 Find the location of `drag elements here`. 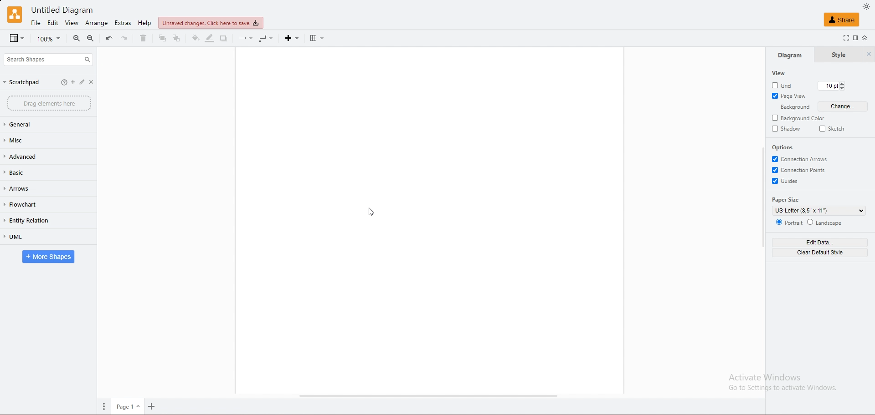

drag elements here is located at coordinates (49, 103).